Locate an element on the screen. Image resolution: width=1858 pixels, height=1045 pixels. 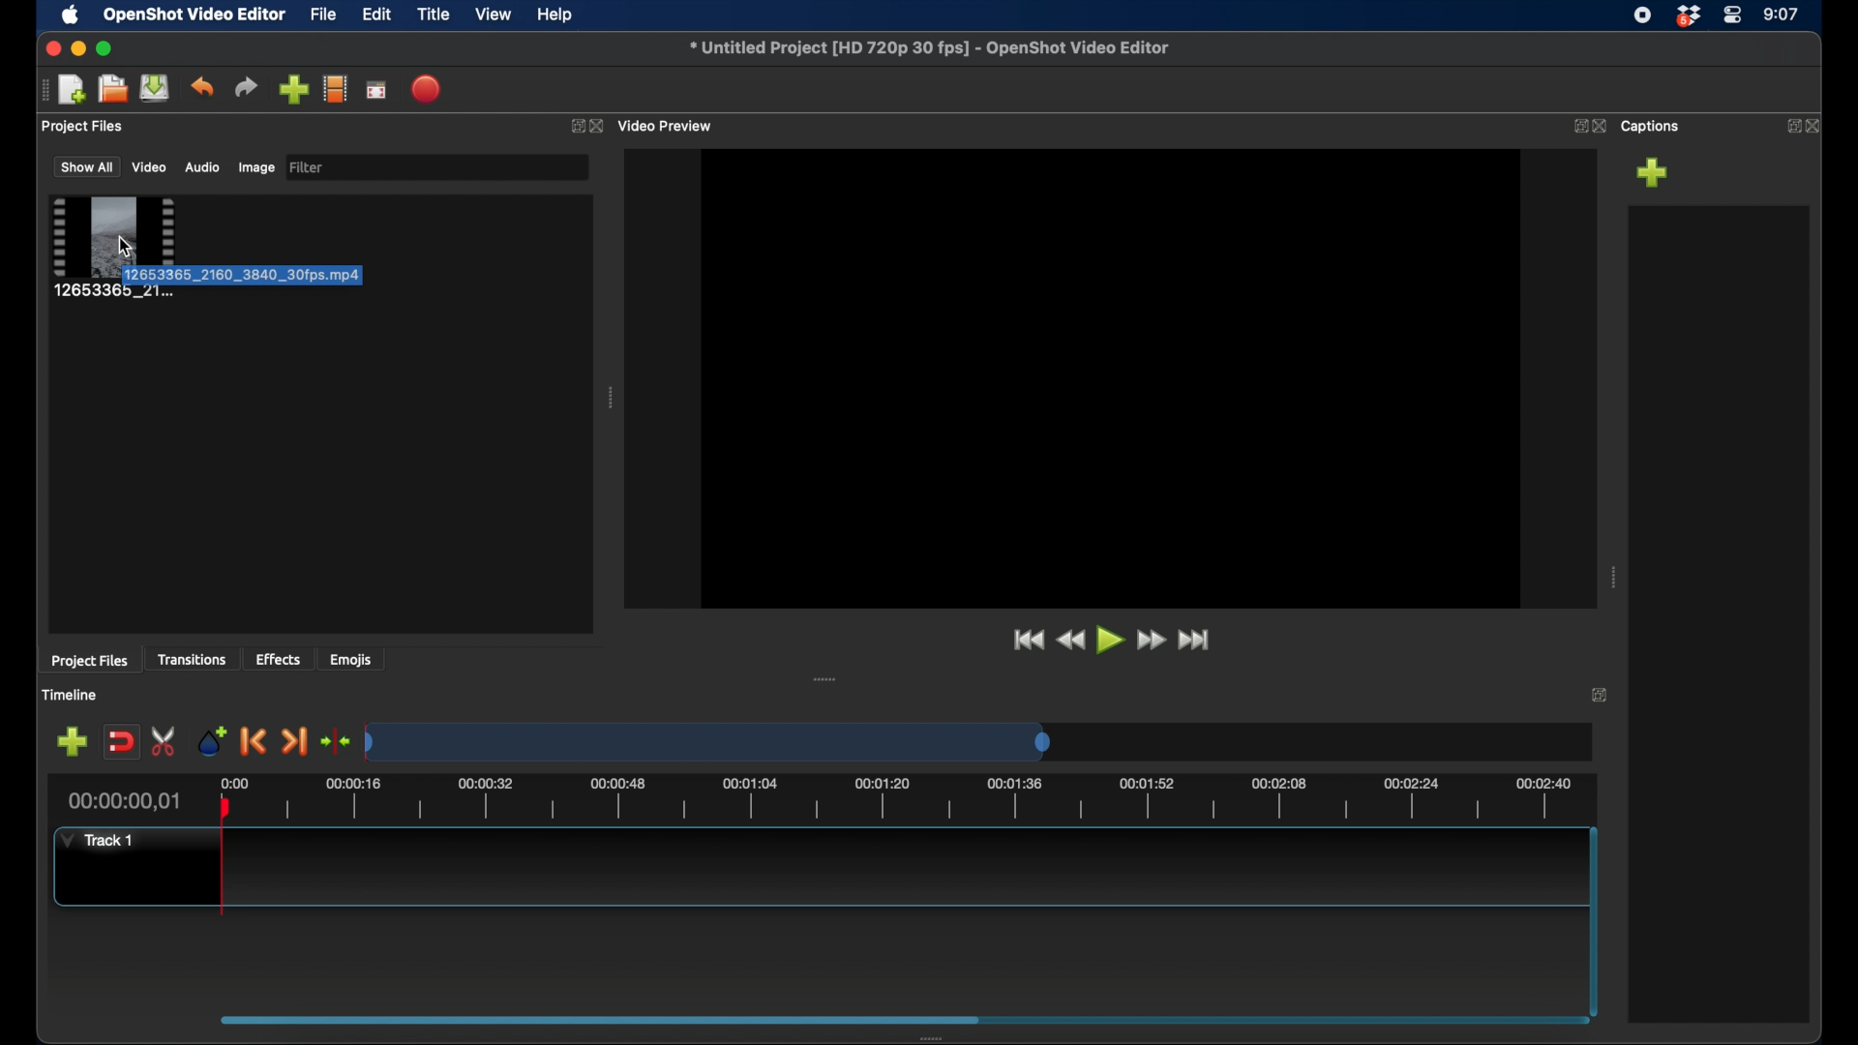
timeline scale is located at coordinates (706, 741).